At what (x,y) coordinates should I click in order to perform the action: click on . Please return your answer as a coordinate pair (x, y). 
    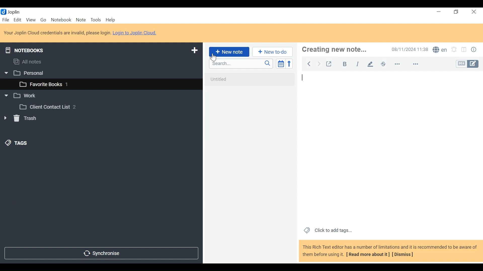
    Looking at the image, I should click on (18, 20).